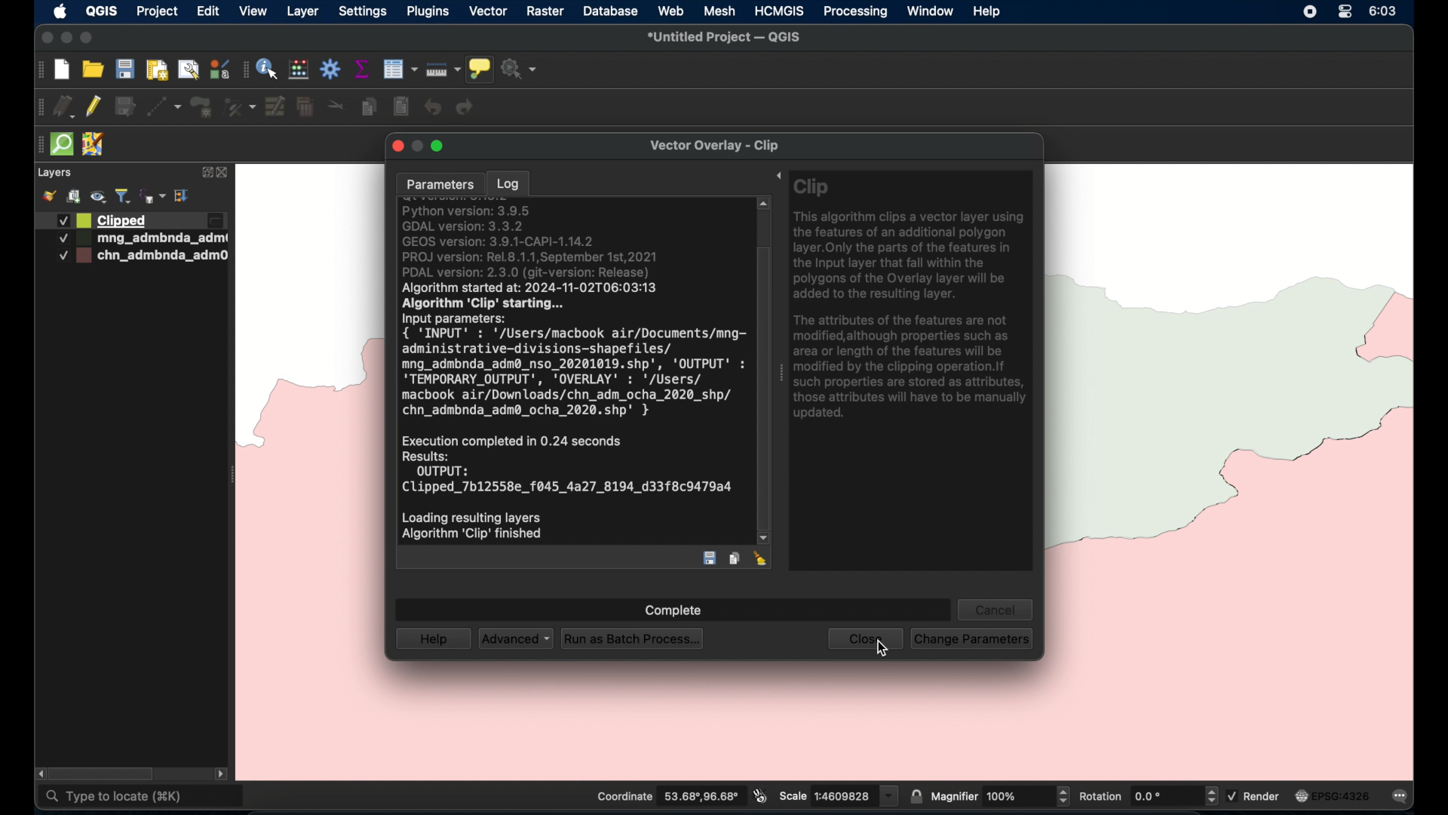 The height and width of the screenshot is (815, 1448). What do you see at coordinates (362, 13) in the screenshot?
I see `settings` at bounding box center [362, 13].